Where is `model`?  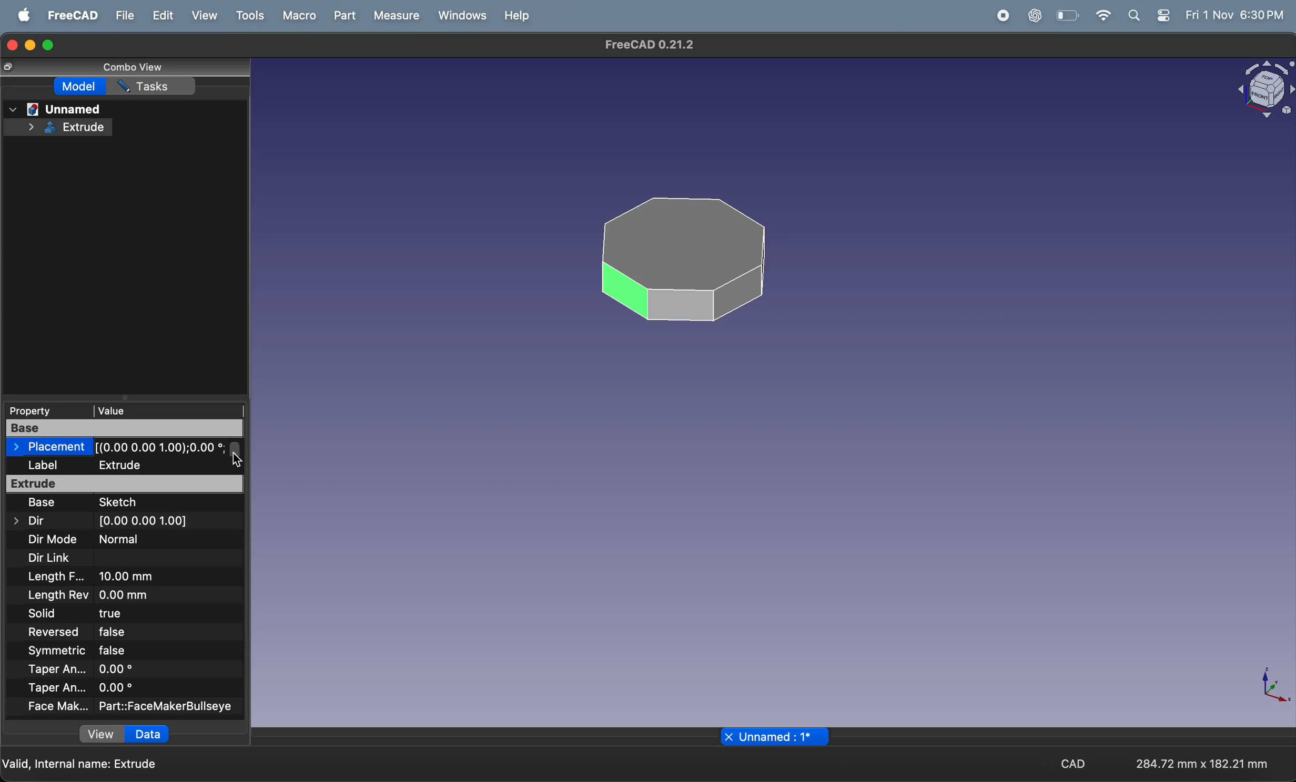 model is located at coordinates (78, 85).